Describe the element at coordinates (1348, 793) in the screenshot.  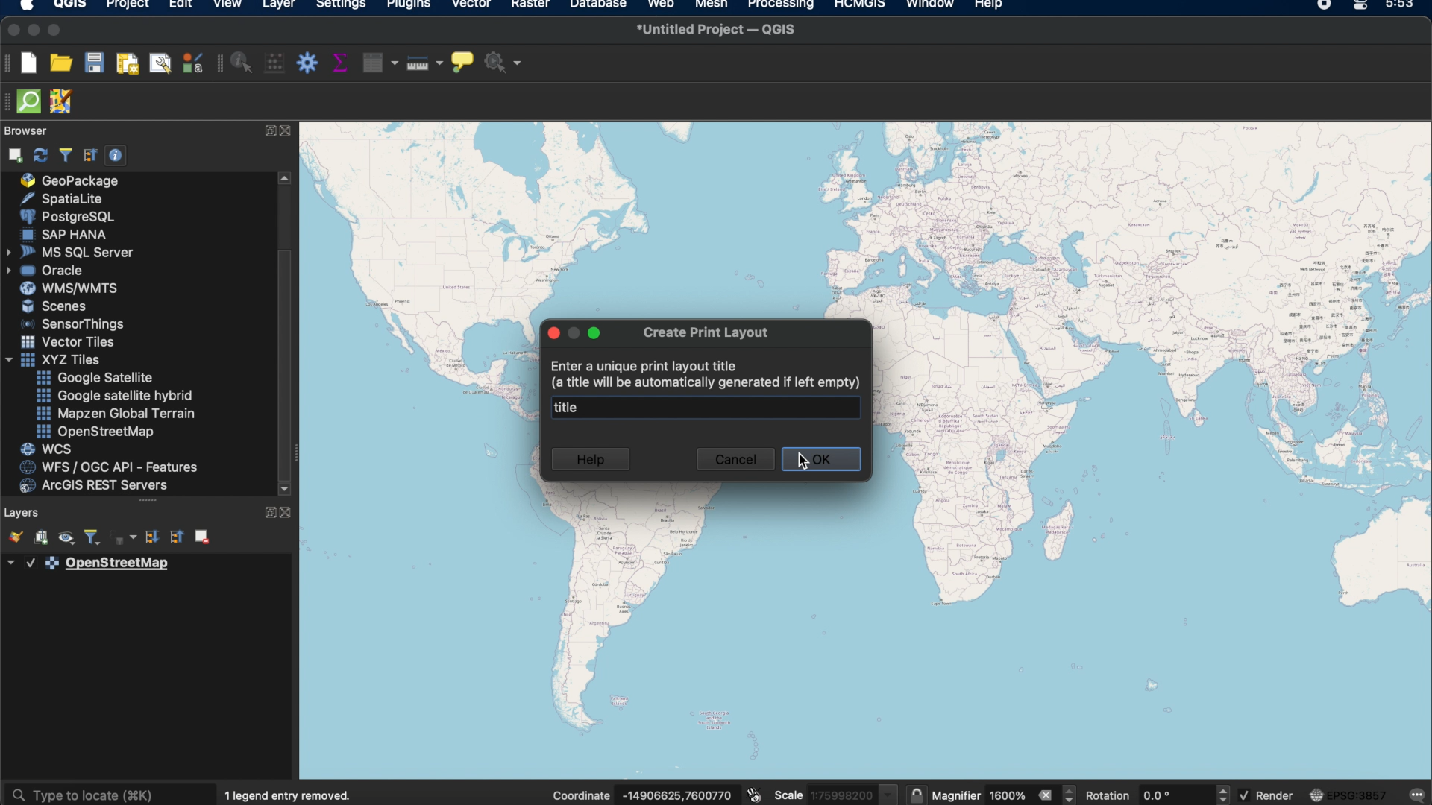
I see `current crs` at that location.